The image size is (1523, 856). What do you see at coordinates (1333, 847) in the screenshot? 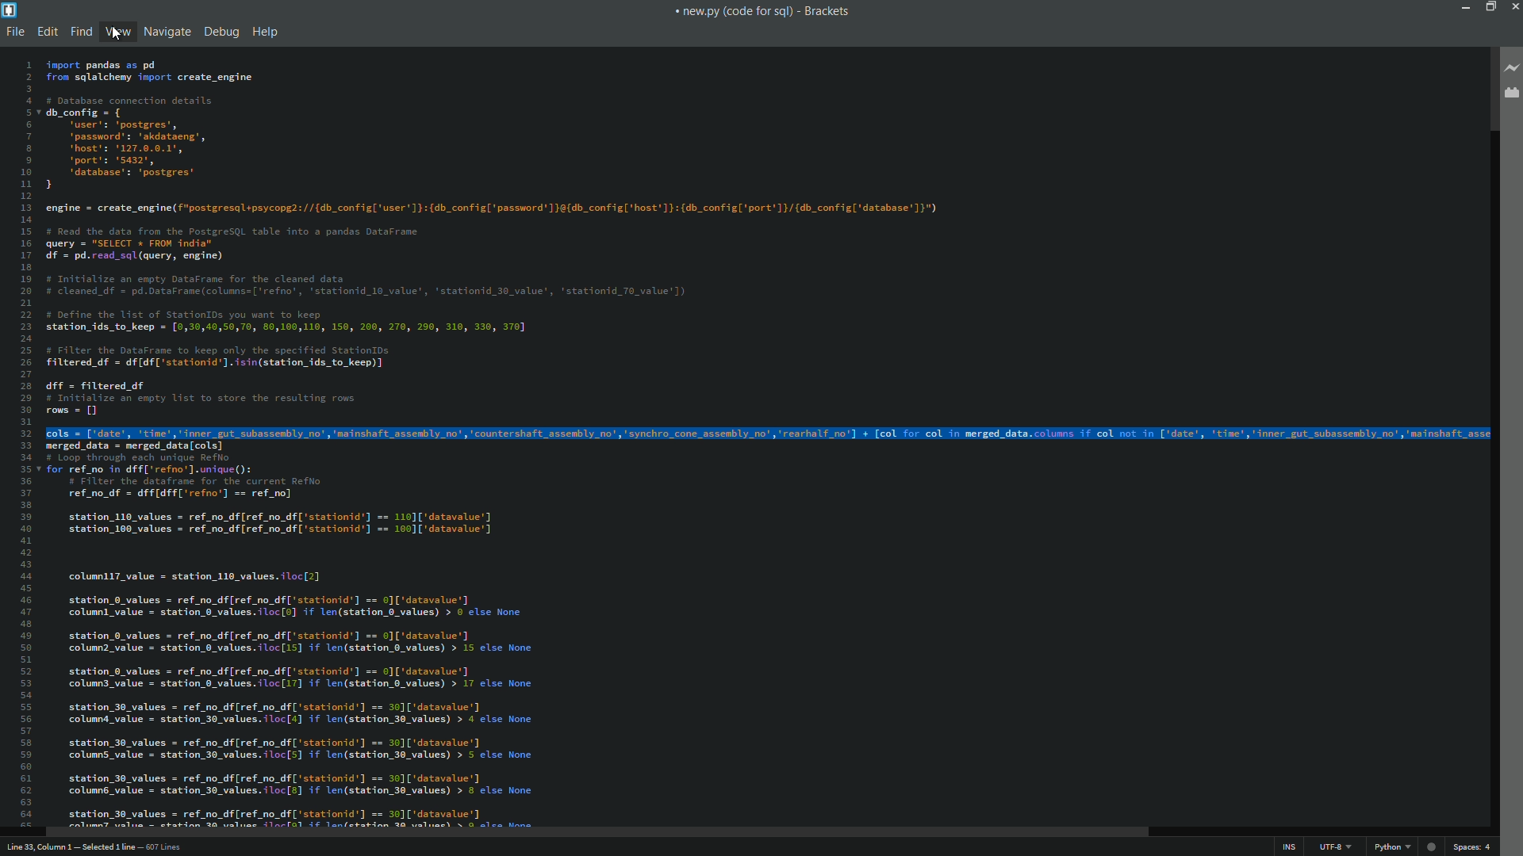
I see `file encoding` at bounding box center [1333, 847].